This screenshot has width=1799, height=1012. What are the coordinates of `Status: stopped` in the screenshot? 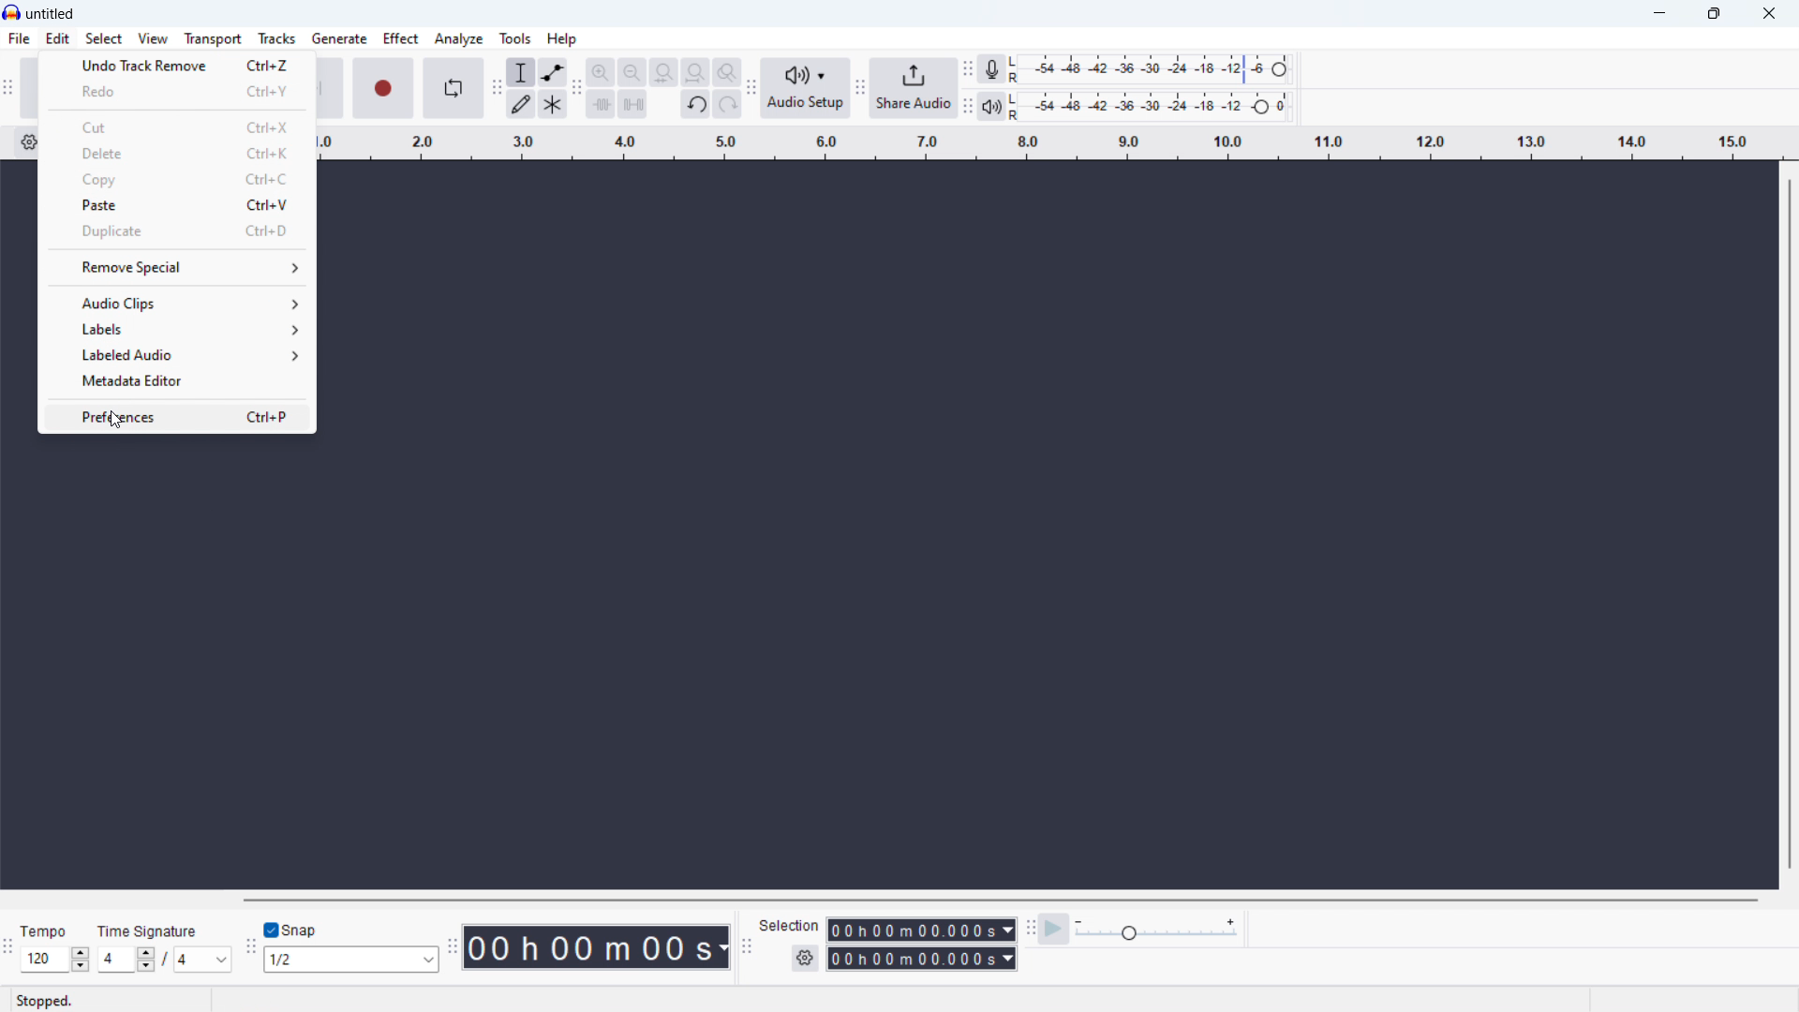 It's located at (47, 1000).